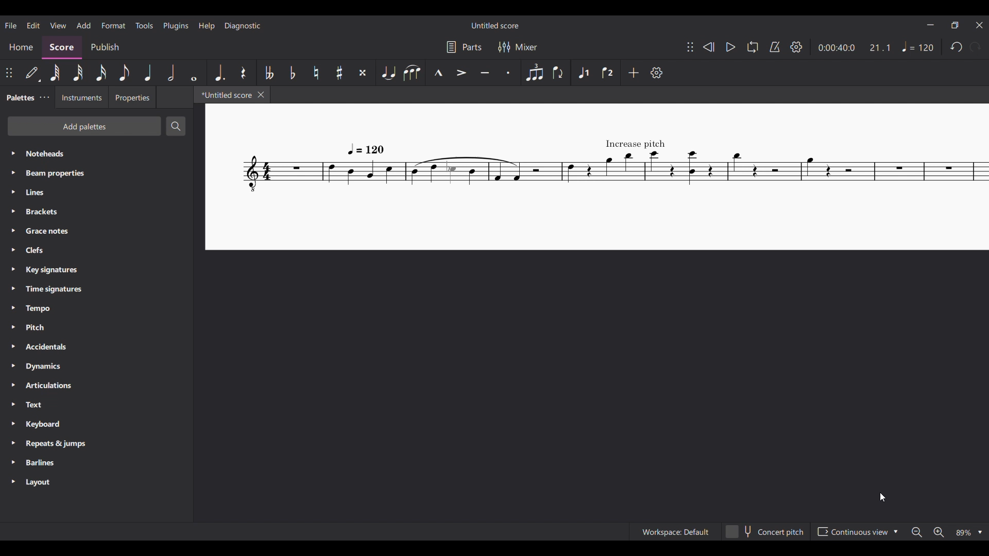  I want to click on Tempo, so click(918, 46).